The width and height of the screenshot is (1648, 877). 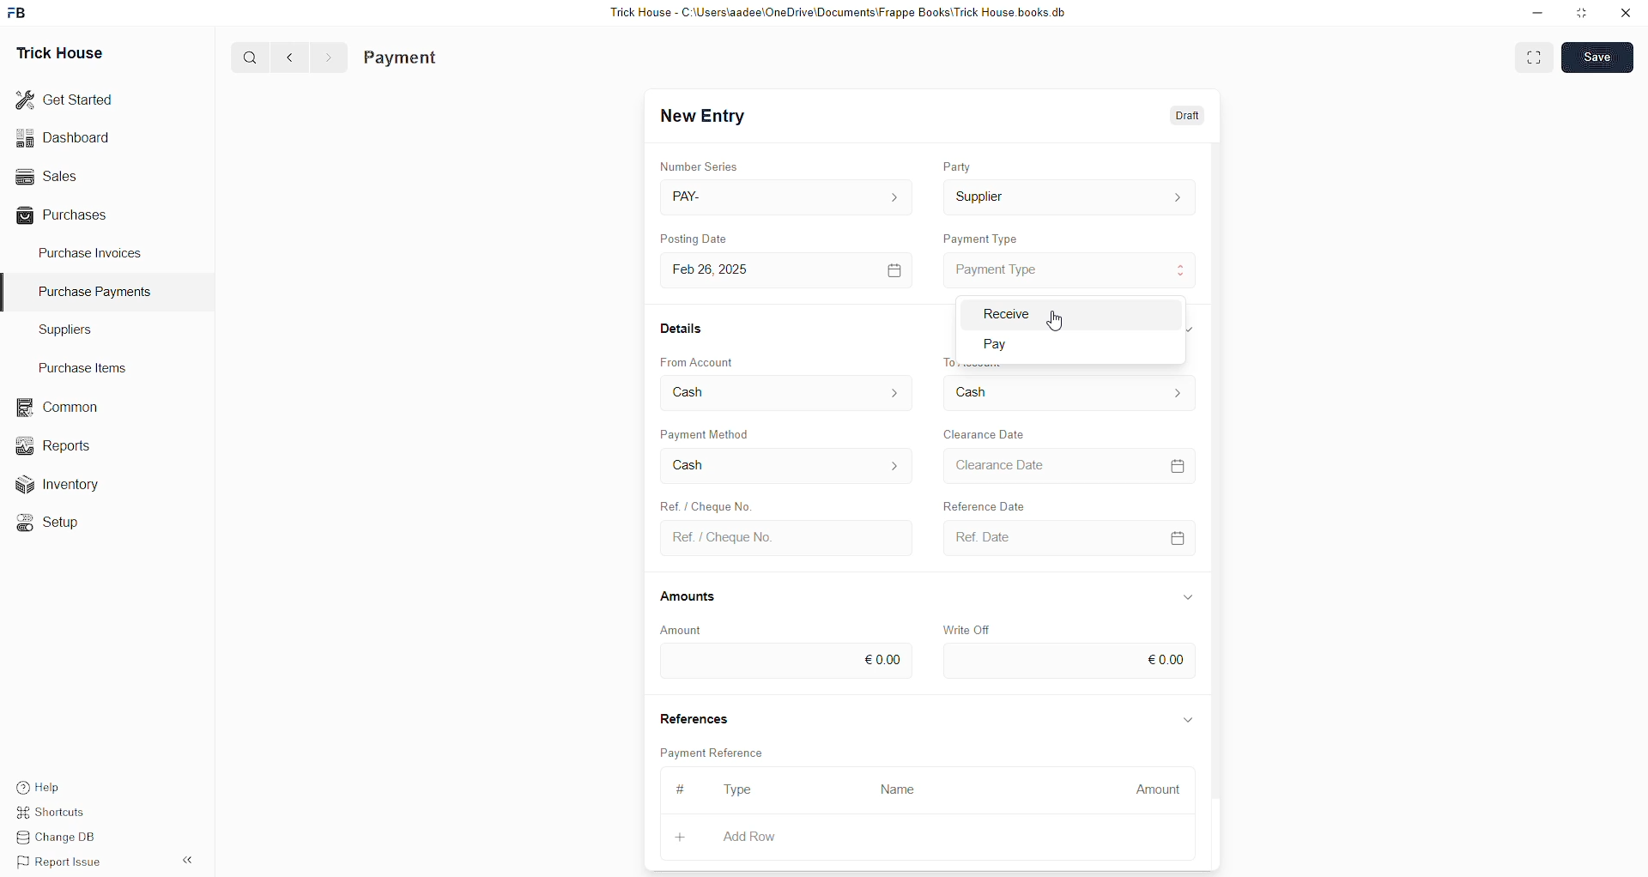 I want to click on Party, so click(x=959, y=167).